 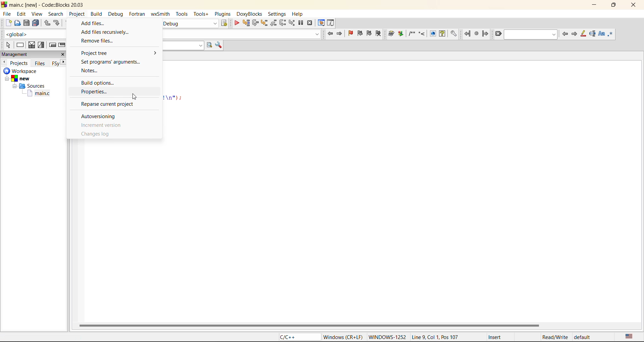 What do you see at coordinates (421, 33) in the screenshot?
I see `Insert a line comment at the current cursor position` at bounding box center [421, 33].